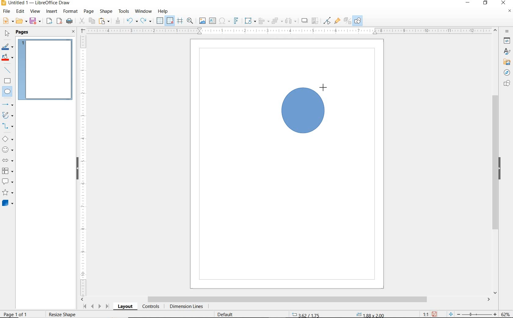 The height and width of the screenshot is (318, 513). What do you see at coordinates (506, 313) in the screenshot?
I see `ZOOM FACTOR` at bounding box center [506, 313].